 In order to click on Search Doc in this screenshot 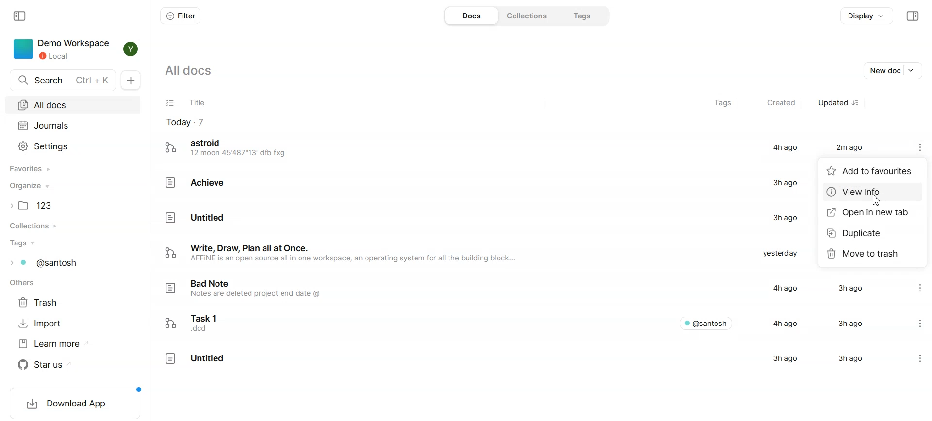, I will do `click(62, 80)`.